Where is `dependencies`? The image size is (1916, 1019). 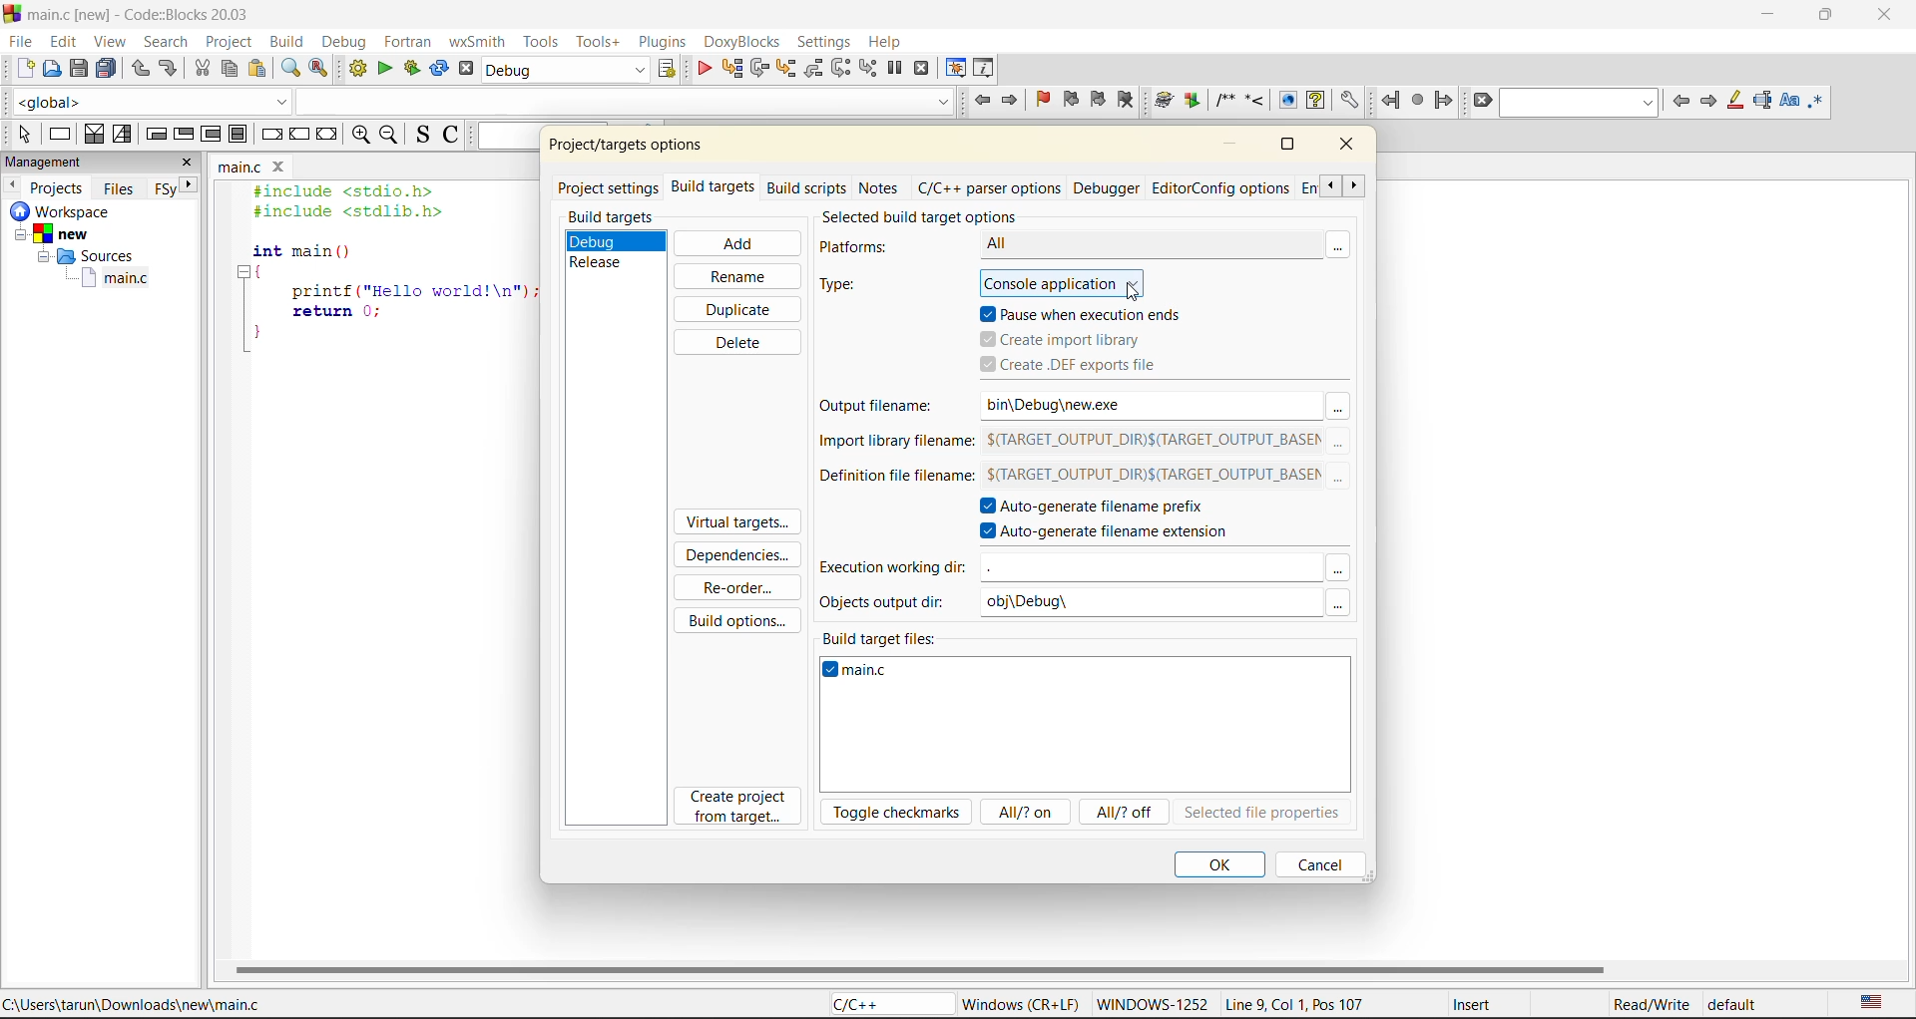 dependencies is located at coordinates (740, 552).